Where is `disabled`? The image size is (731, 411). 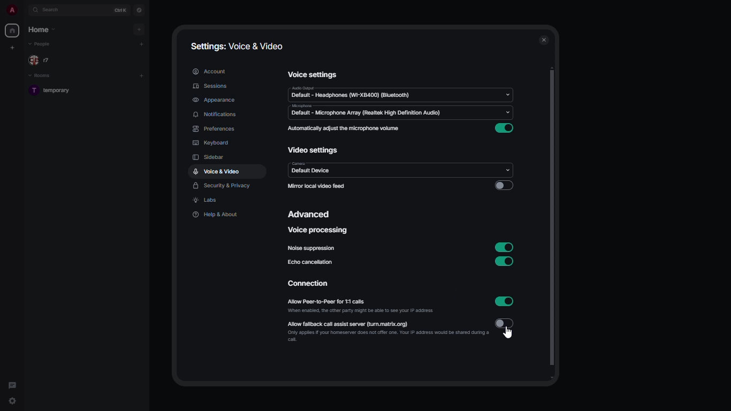 disabled is located at coordinates (505, 323).